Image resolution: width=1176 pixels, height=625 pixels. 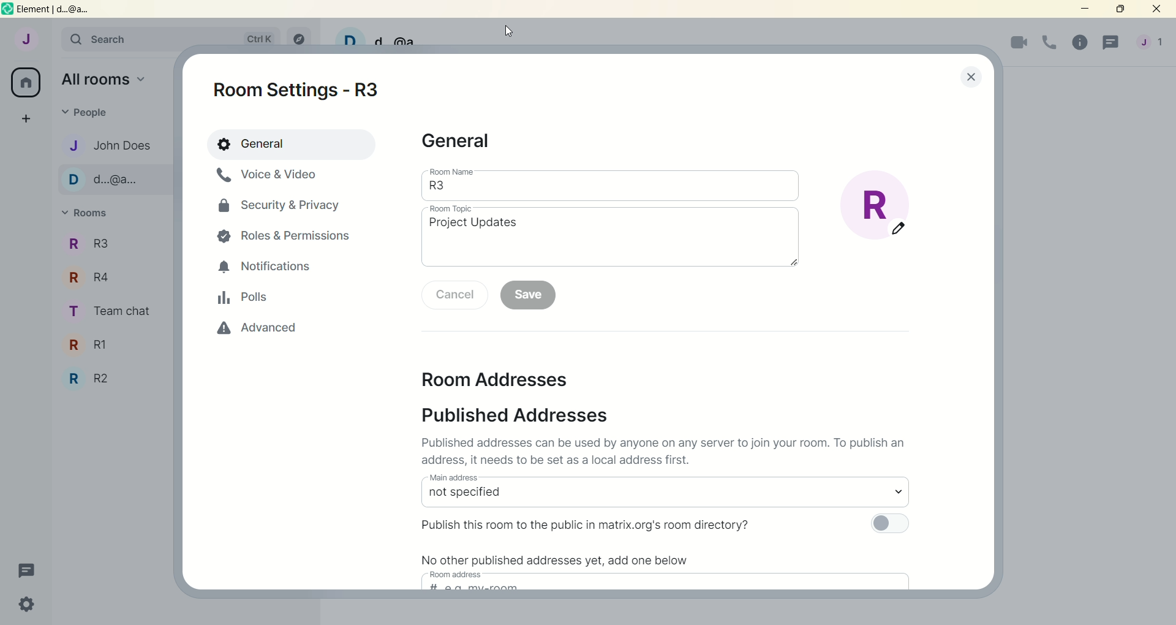 I want to click on security and privacy, so click(x=276, y=205).